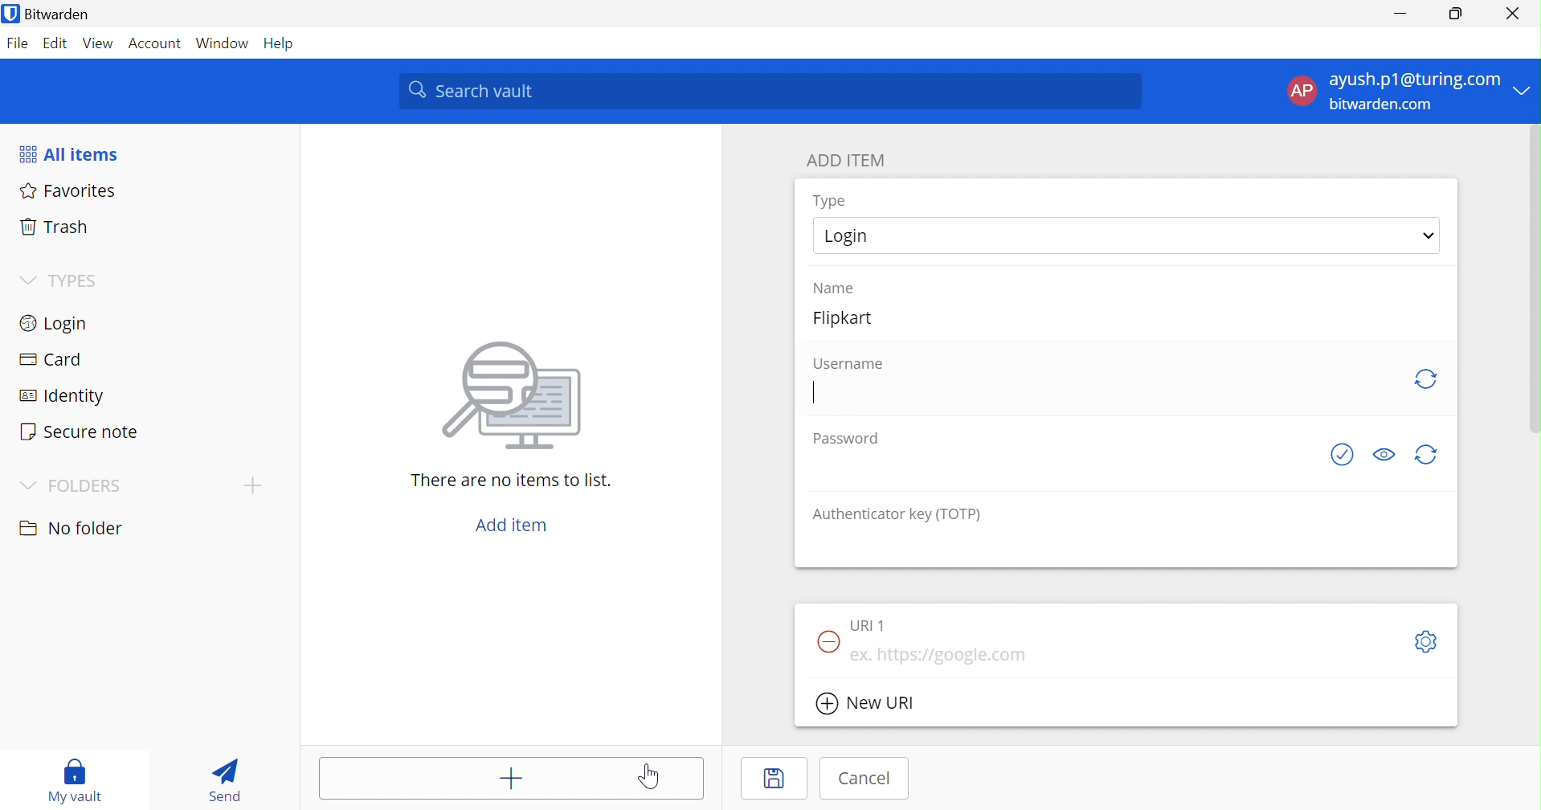 This screenshot has width=1541, height=810. I want to click on Help, so click(284, 43).